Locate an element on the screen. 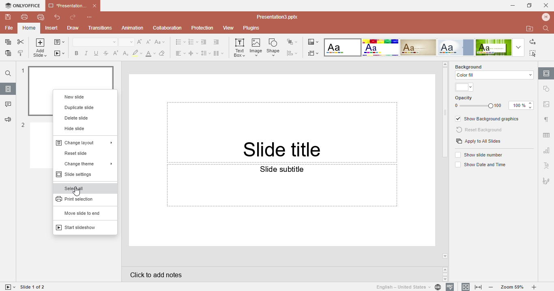 This screenshot has width=554, height=291. Font color is located at coordinates (151, 53).